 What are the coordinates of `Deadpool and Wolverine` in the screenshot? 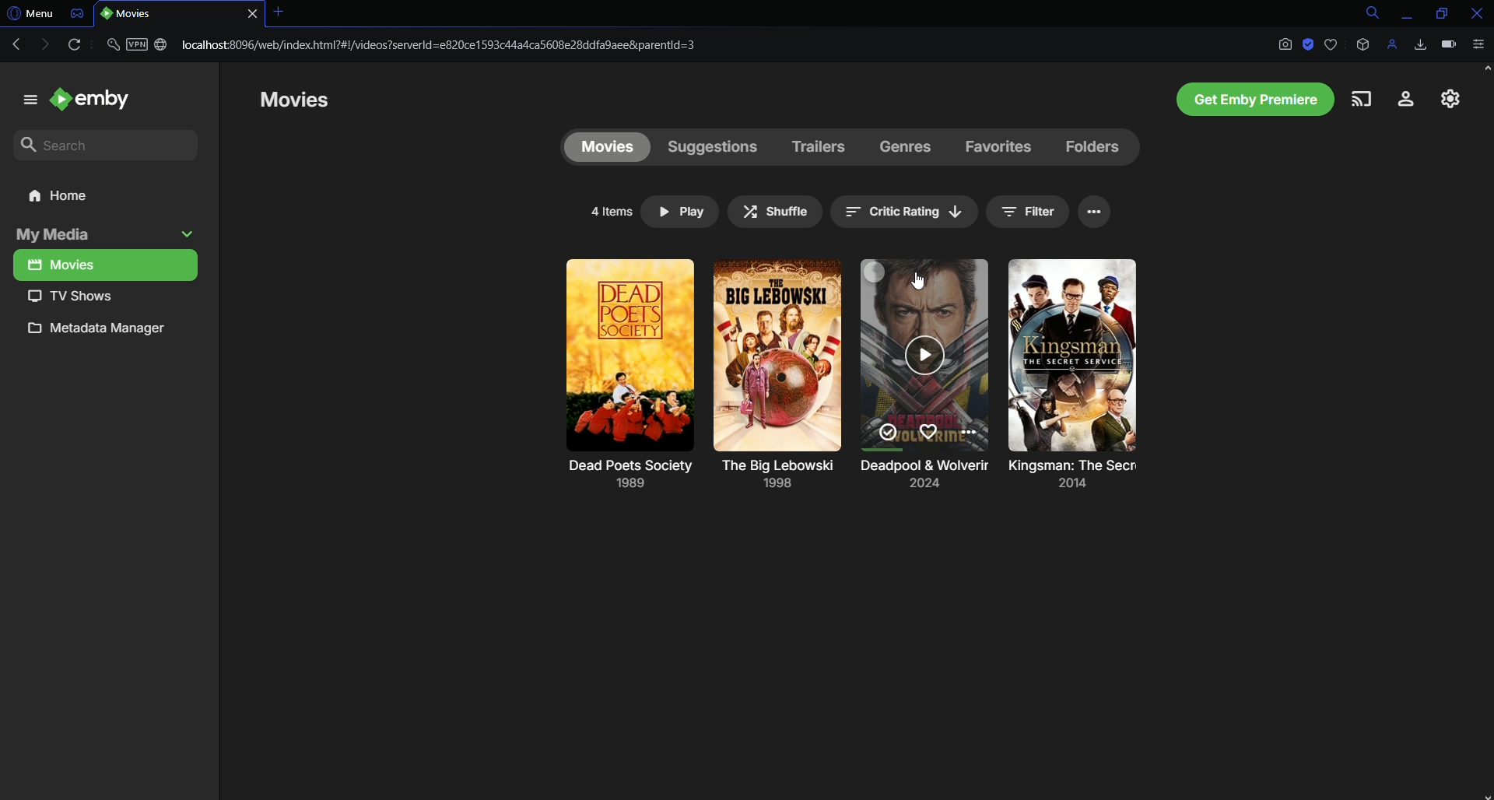 It's located at (772, 479).